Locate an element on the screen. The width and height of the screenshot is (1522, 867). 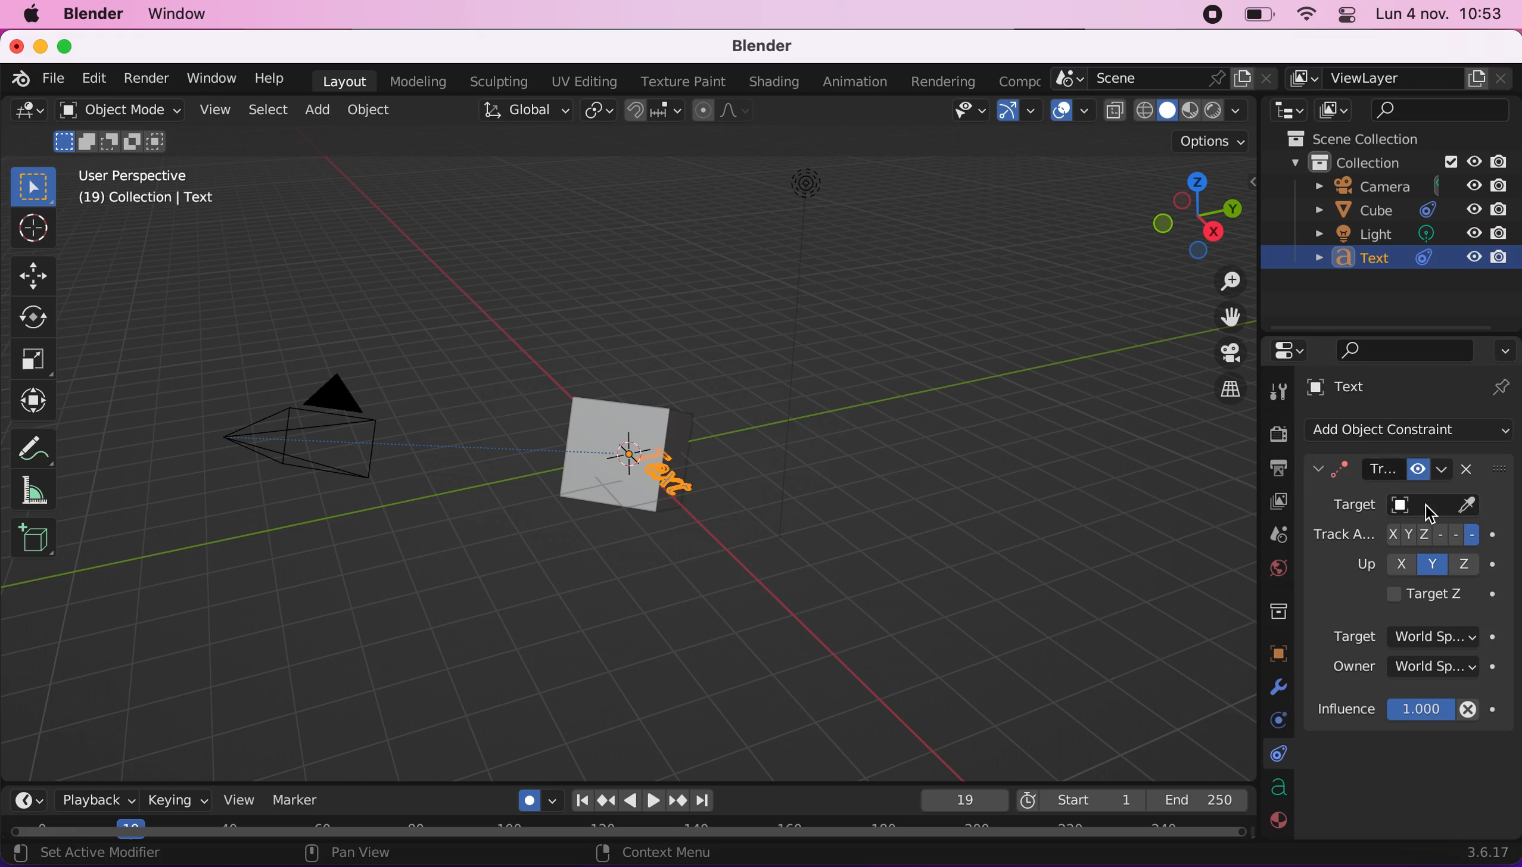
lun 4 nov. 10:53 is located at coordinates (1440, 15).